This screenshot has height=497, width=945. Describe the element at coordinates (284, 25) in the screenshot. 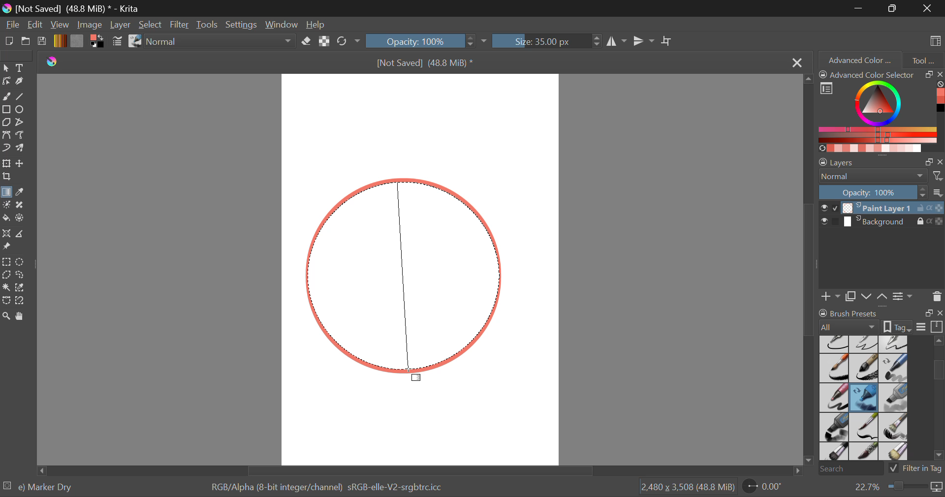

I see `Window` at that location.